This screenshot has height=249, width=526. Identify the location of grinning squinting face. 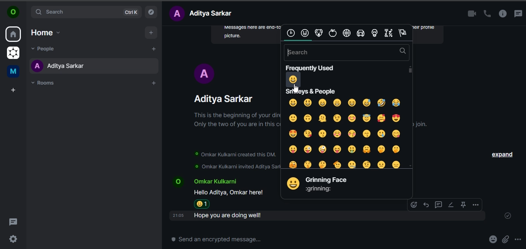
(352, 103).